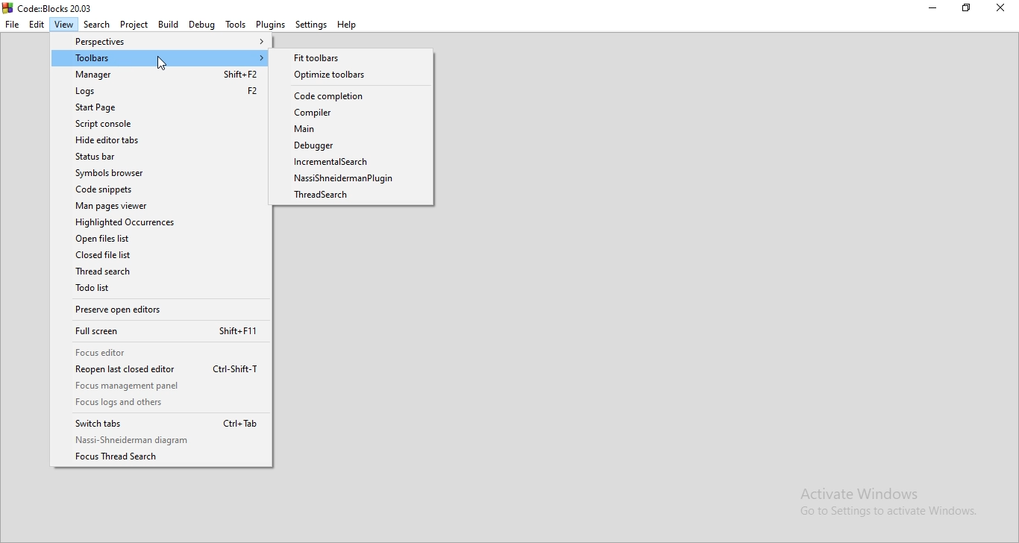 This screenshot has width=1019, height=543. I want to click on Activate Windows, so click(860, 494).